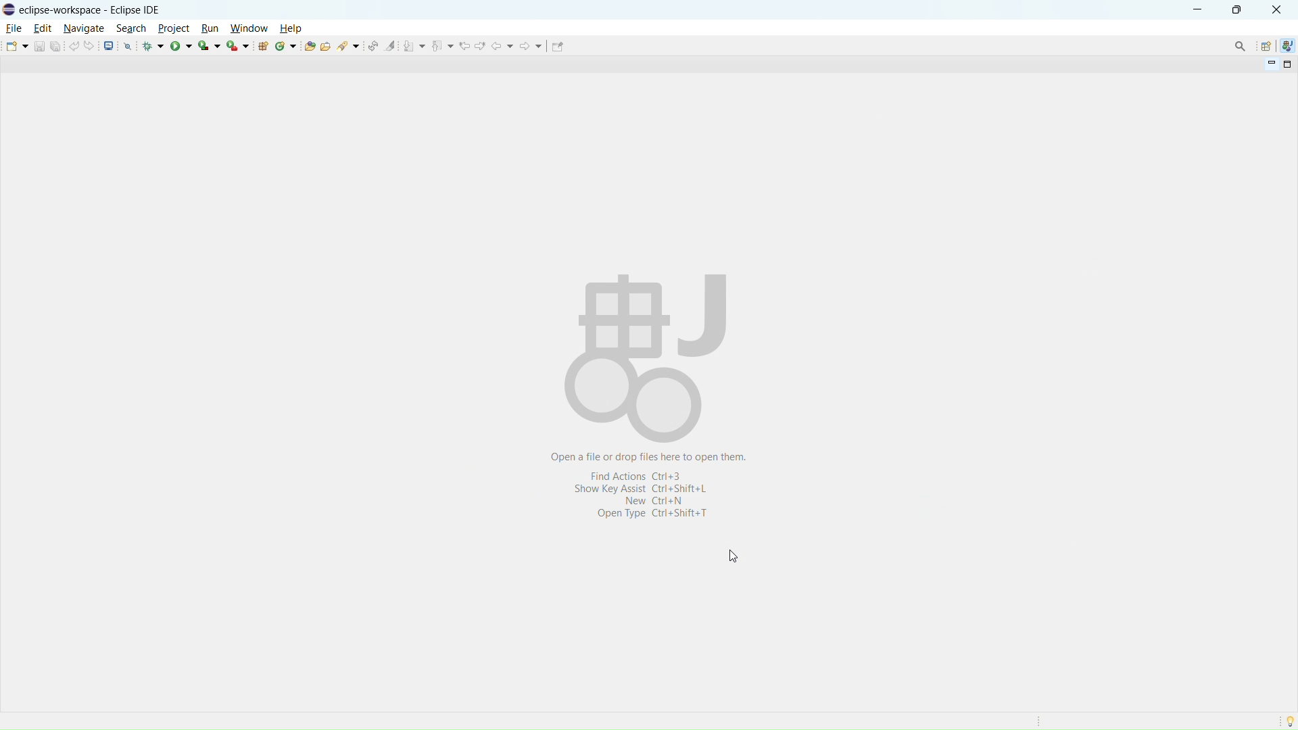 This screenshot has width=1298, height=730. What do you see at coordinates (55, 46) in the screenshot?
I see `save all` at bounding box center [55, 46].